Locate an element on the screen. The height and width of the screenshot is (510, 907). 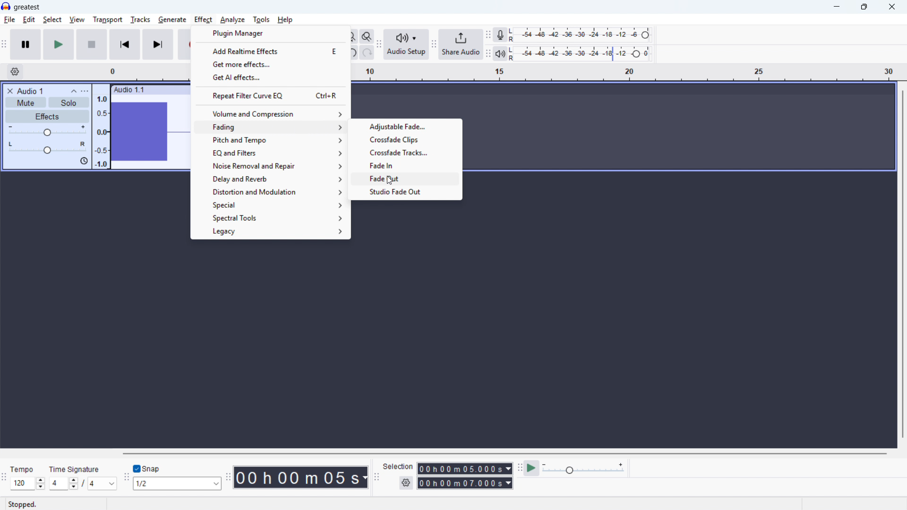
generate is located at coordinates (172, 20).